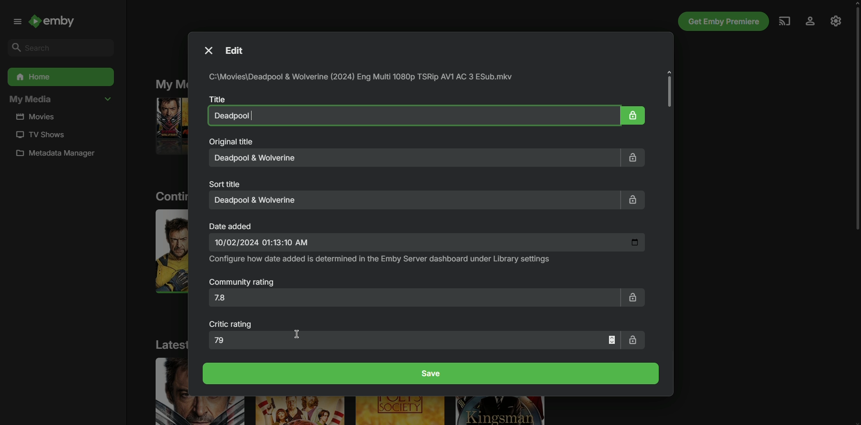 The width and height of the screenshot is (861, 425). Describe the element at coordinates (216, 99) in the screenshot. I see `Title` at that location.